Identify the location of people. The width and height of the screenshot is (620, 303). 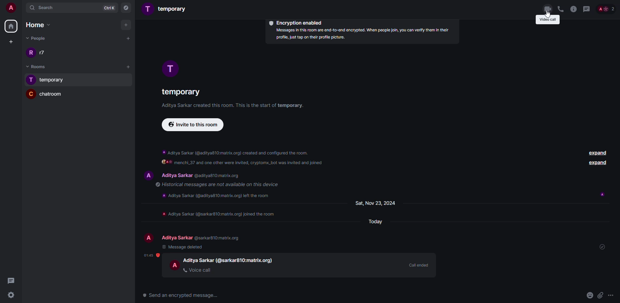
(176, 238).